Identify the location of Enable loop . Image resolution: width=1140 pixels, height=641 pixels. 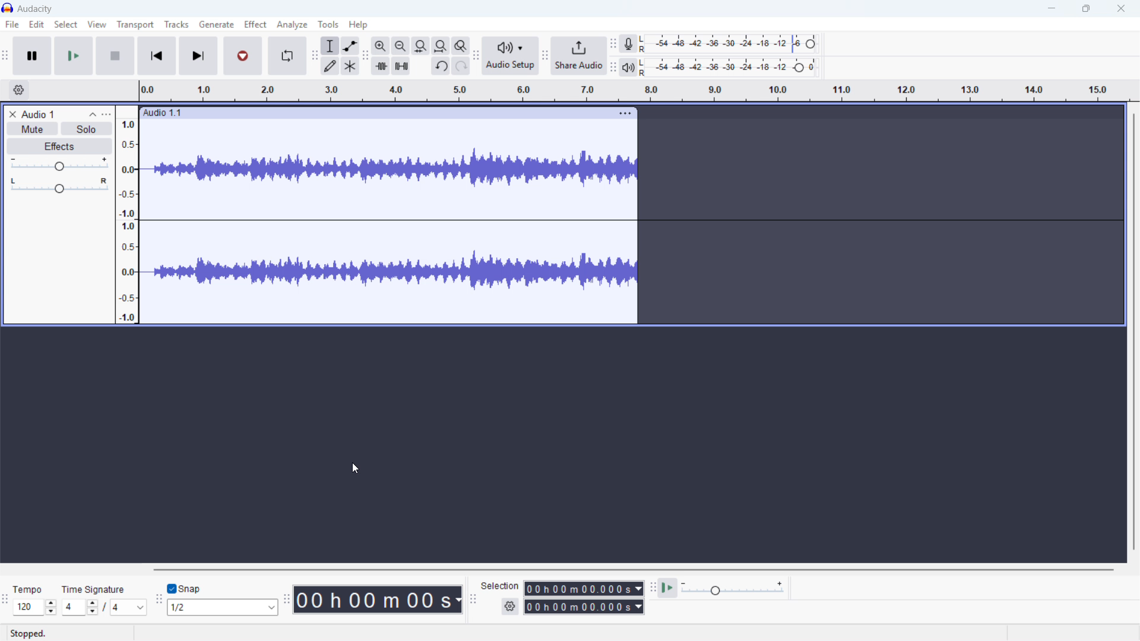
(288, 55).